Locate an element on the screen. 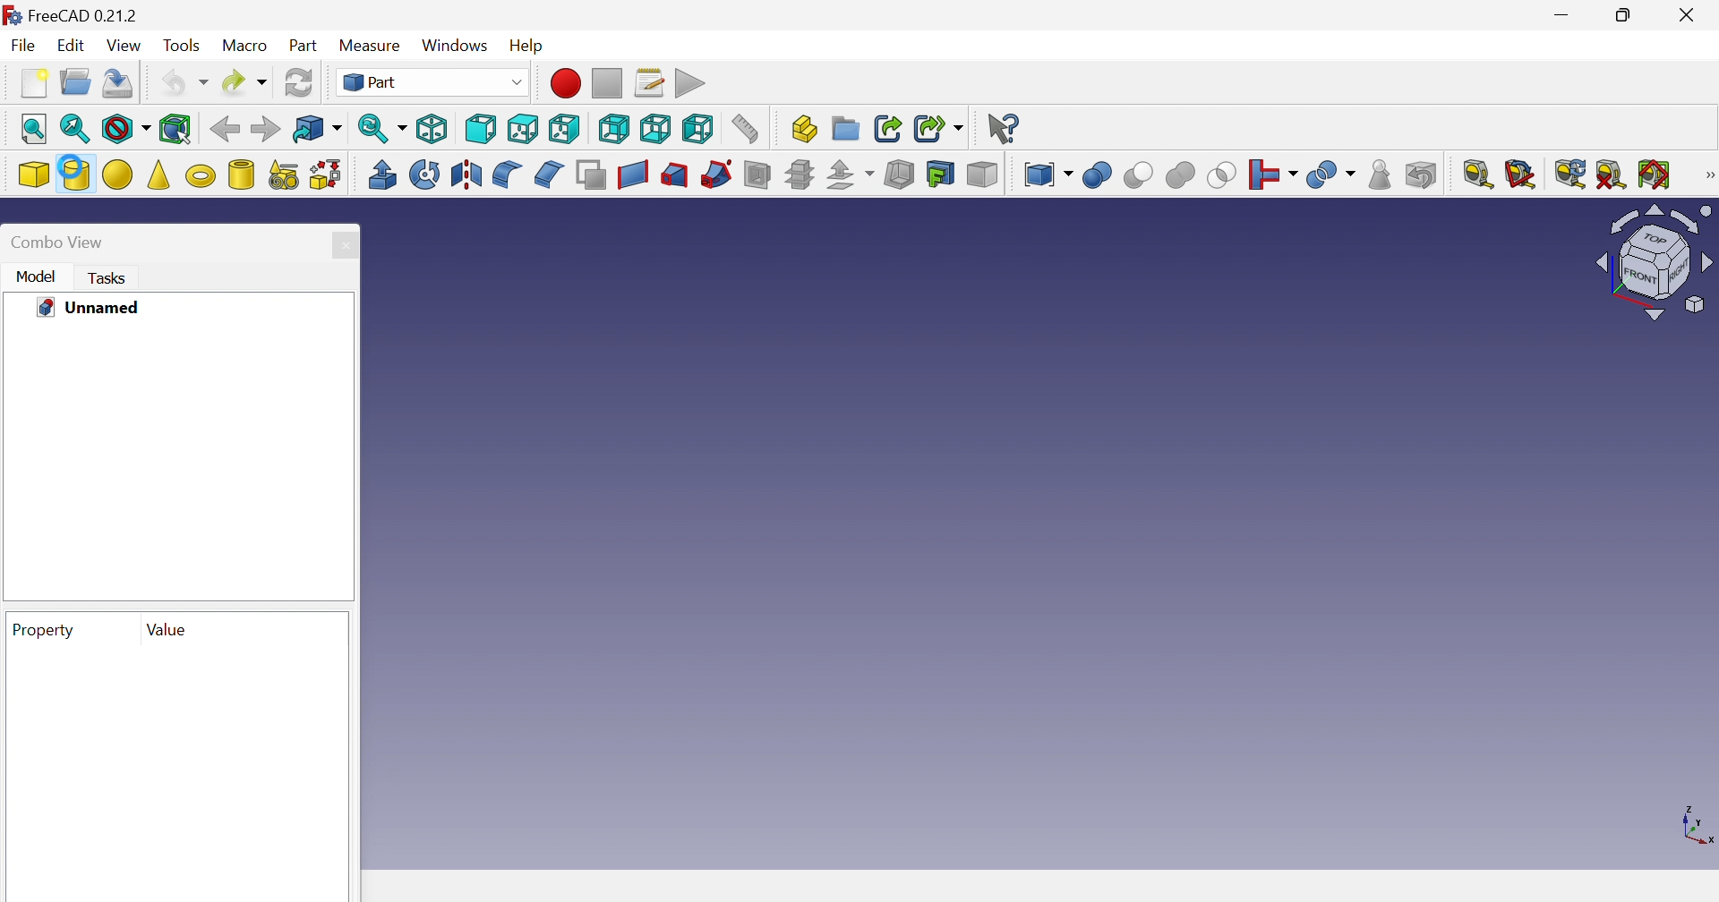 The width and height of the screenshot is (1719, 902). Create group is located at coordinates (846, 128).